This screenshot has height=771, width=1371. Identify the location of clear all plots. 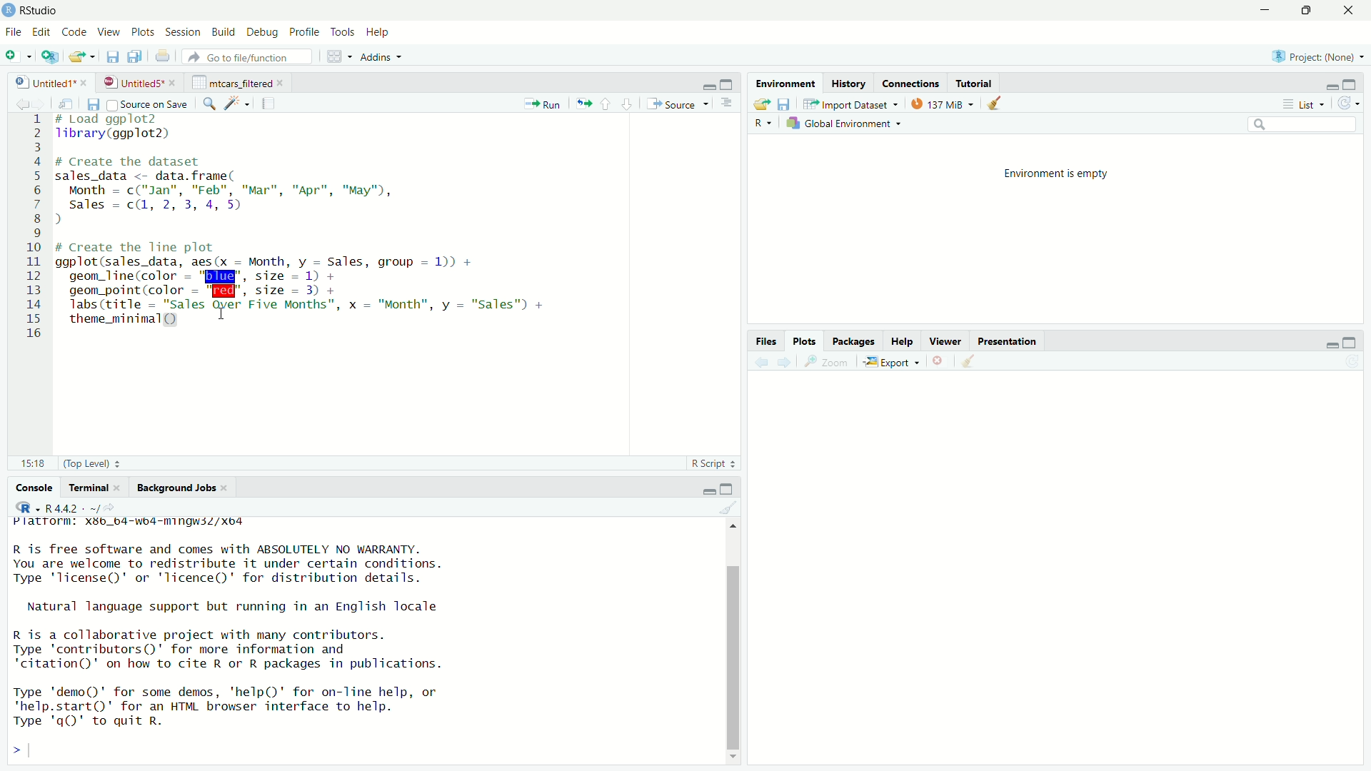
(995, 103).